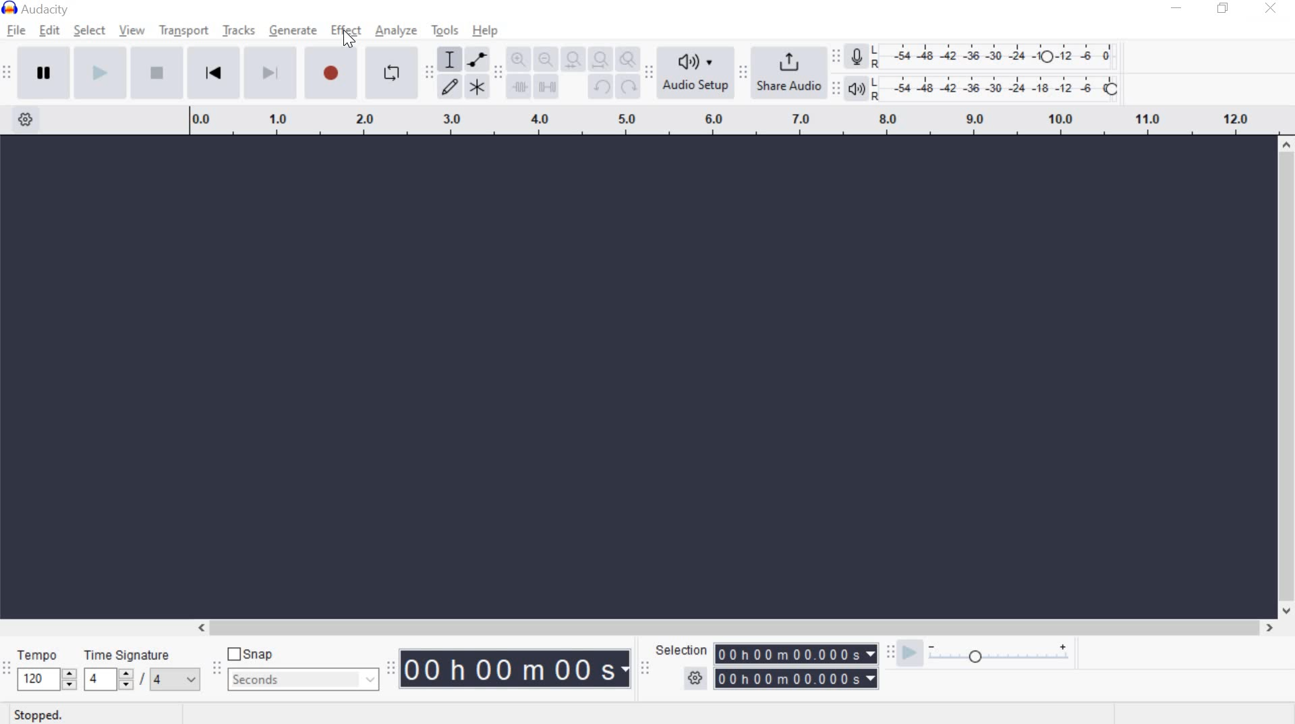 This screenshot has height=724, width=1295. I want to click on Audio Setup, so click(696, 74).